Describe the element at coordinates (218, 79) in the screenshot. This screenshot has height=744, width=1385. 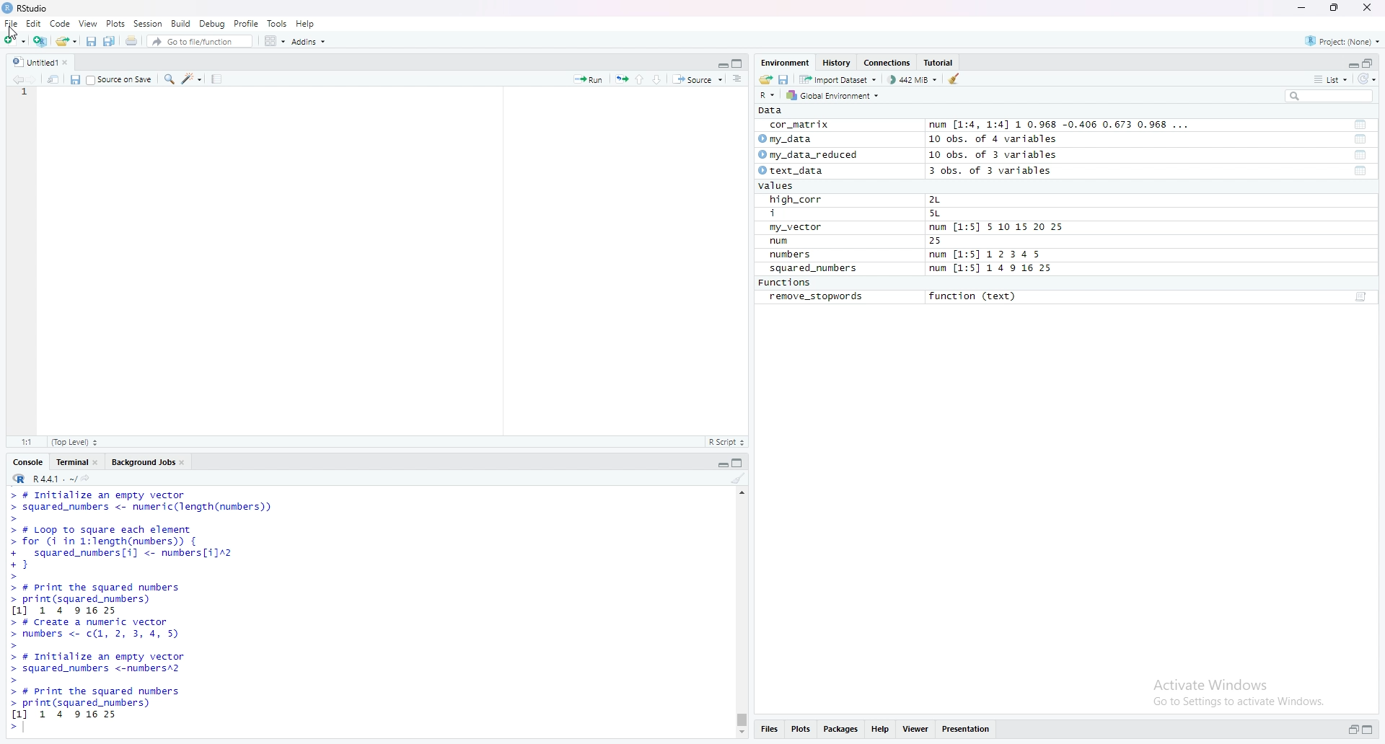
I see `Compile report` at that location.